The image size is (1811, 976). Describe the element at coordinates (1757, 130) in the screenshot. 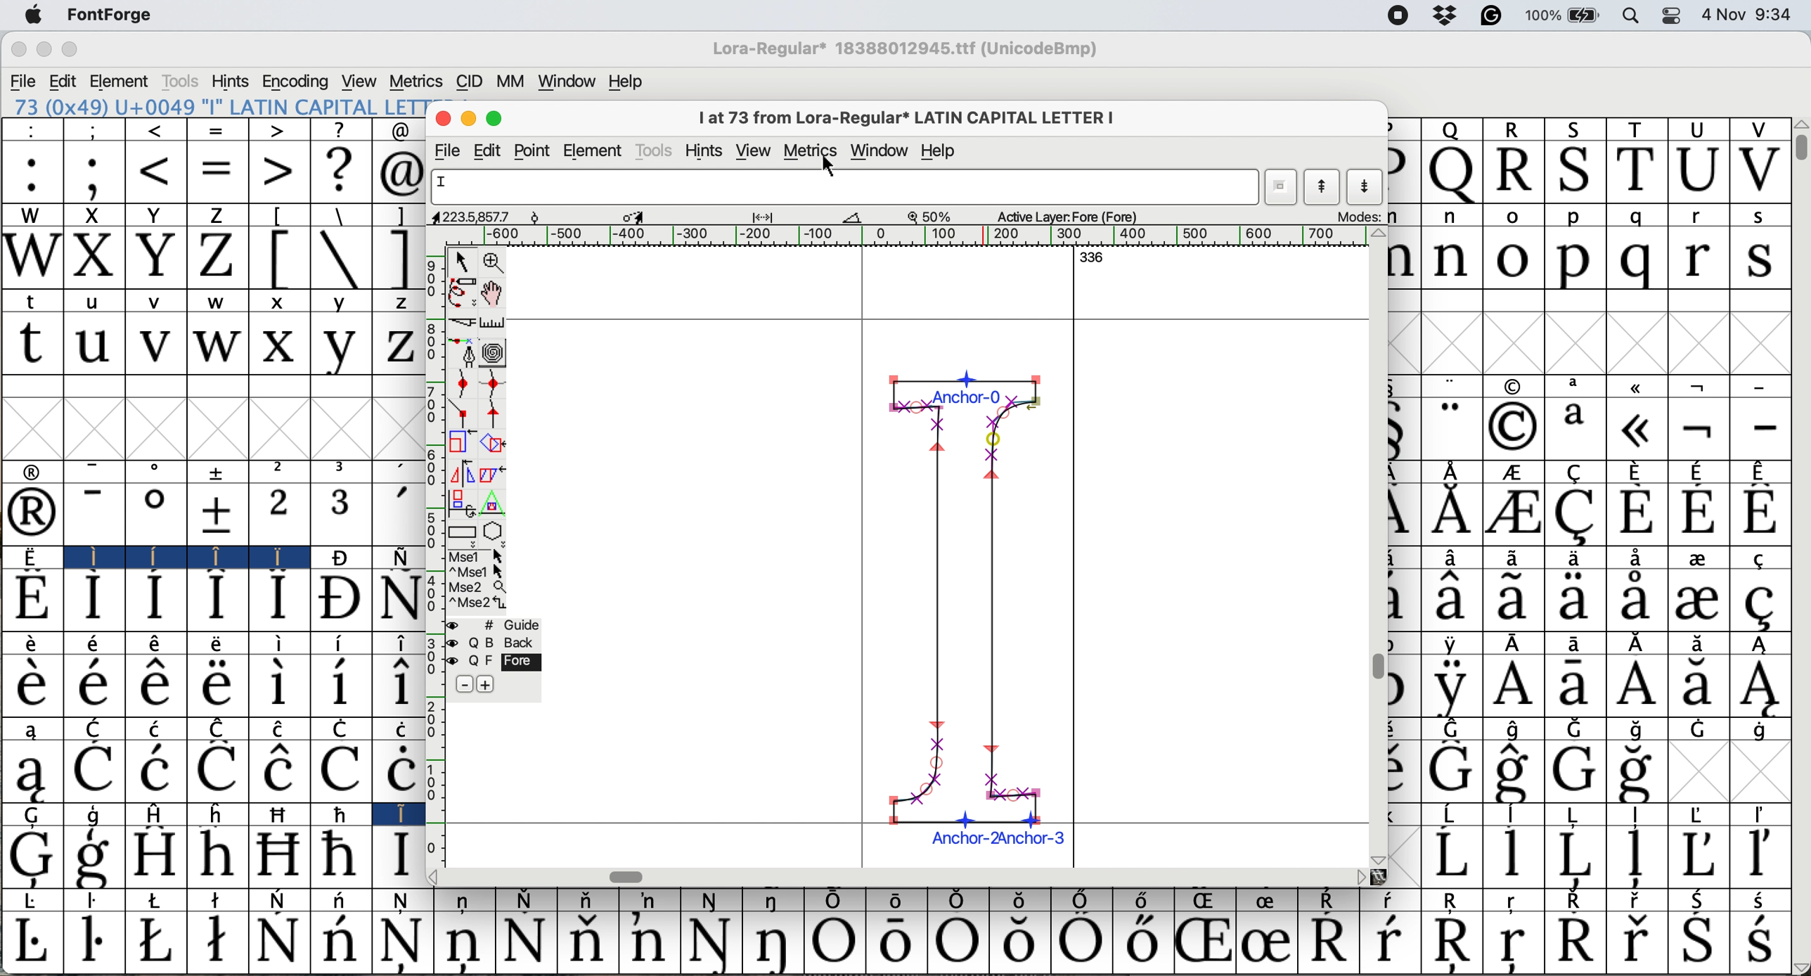

I see `V` at that location.